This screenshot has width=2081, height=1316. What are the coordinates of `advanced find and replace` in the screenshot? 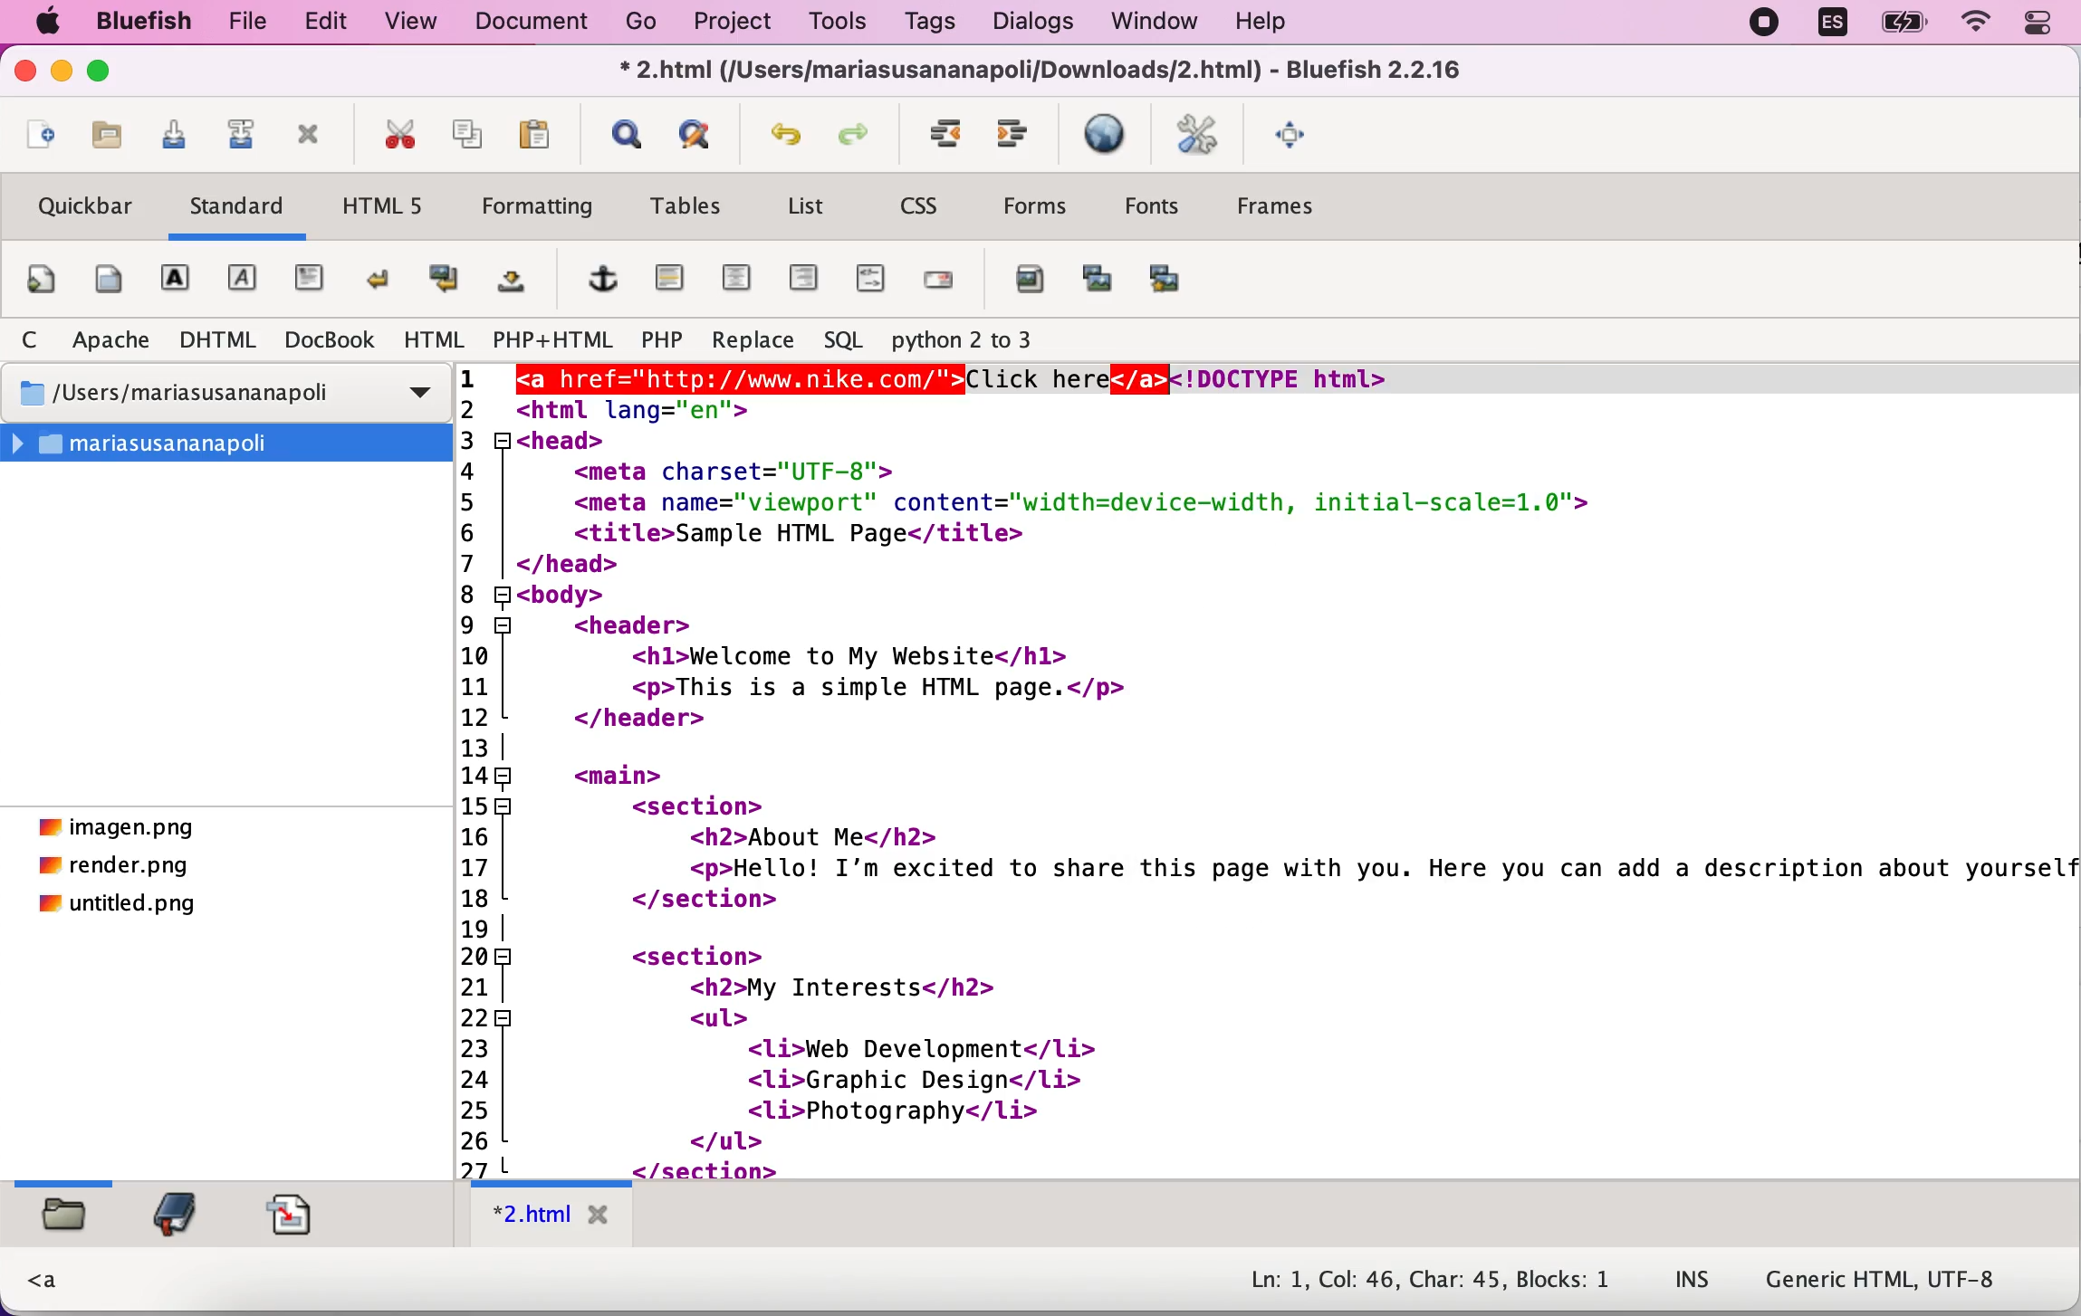 It's located at (702, 137).